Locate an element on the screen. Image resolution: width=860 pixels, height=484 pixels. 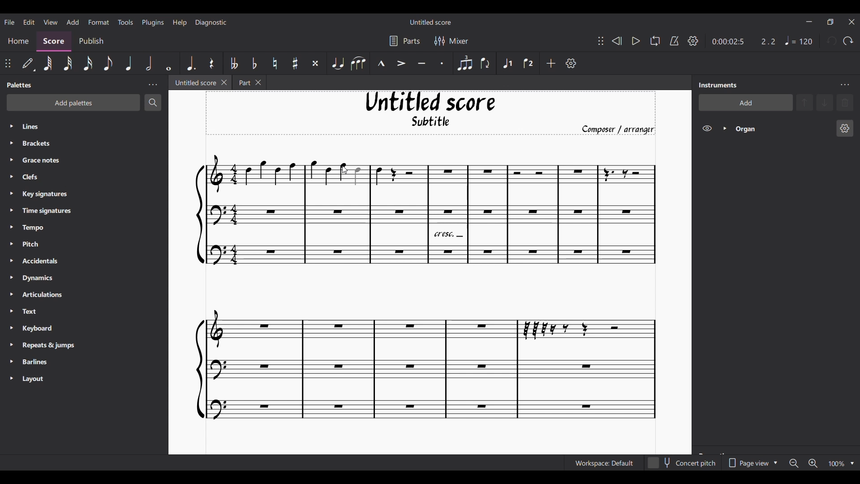
Publish section is located at coordinates (91, 42).